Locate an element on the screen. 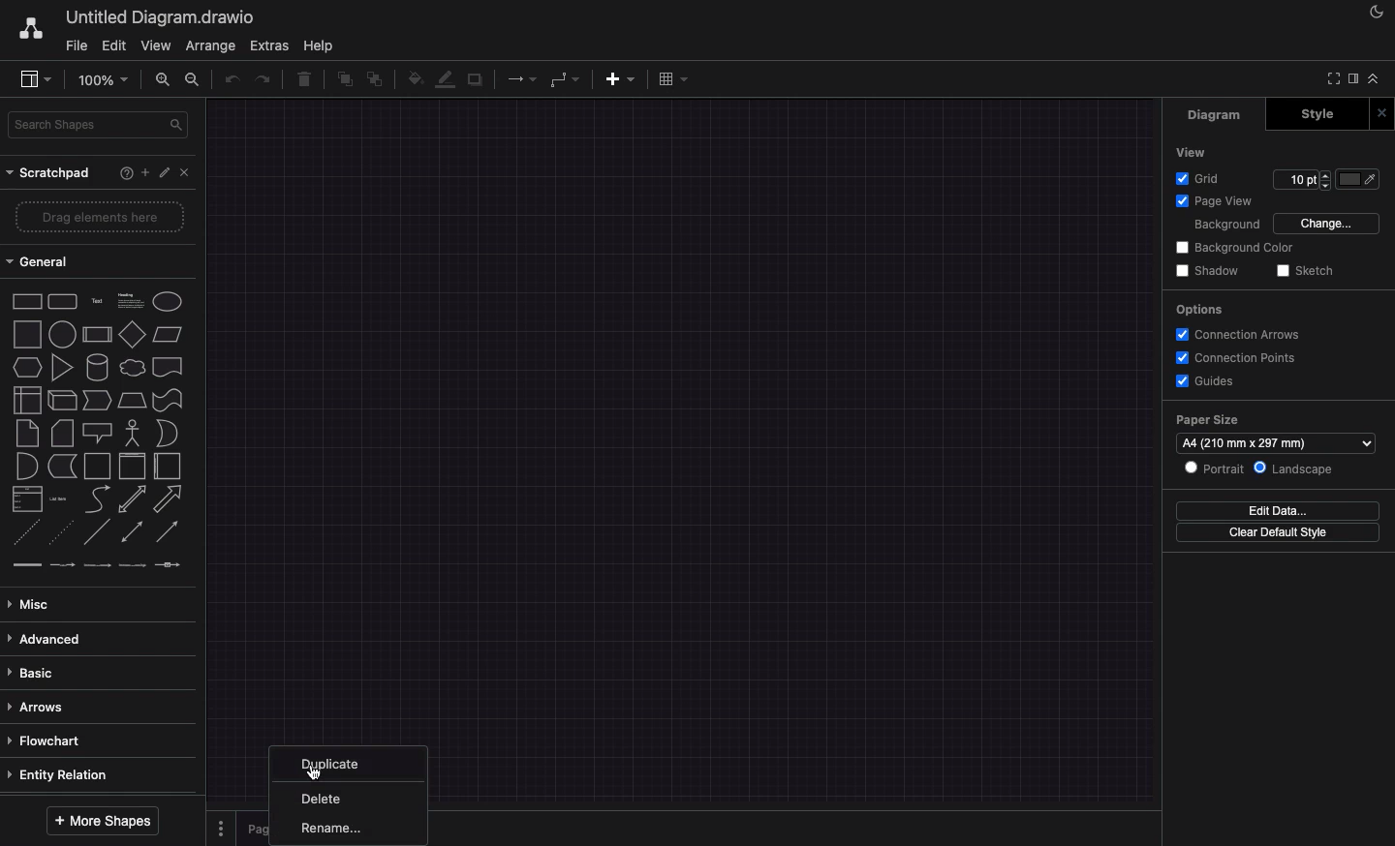 This screenshot has height=846, width=1395. extras is located at coordinates (267, 45).